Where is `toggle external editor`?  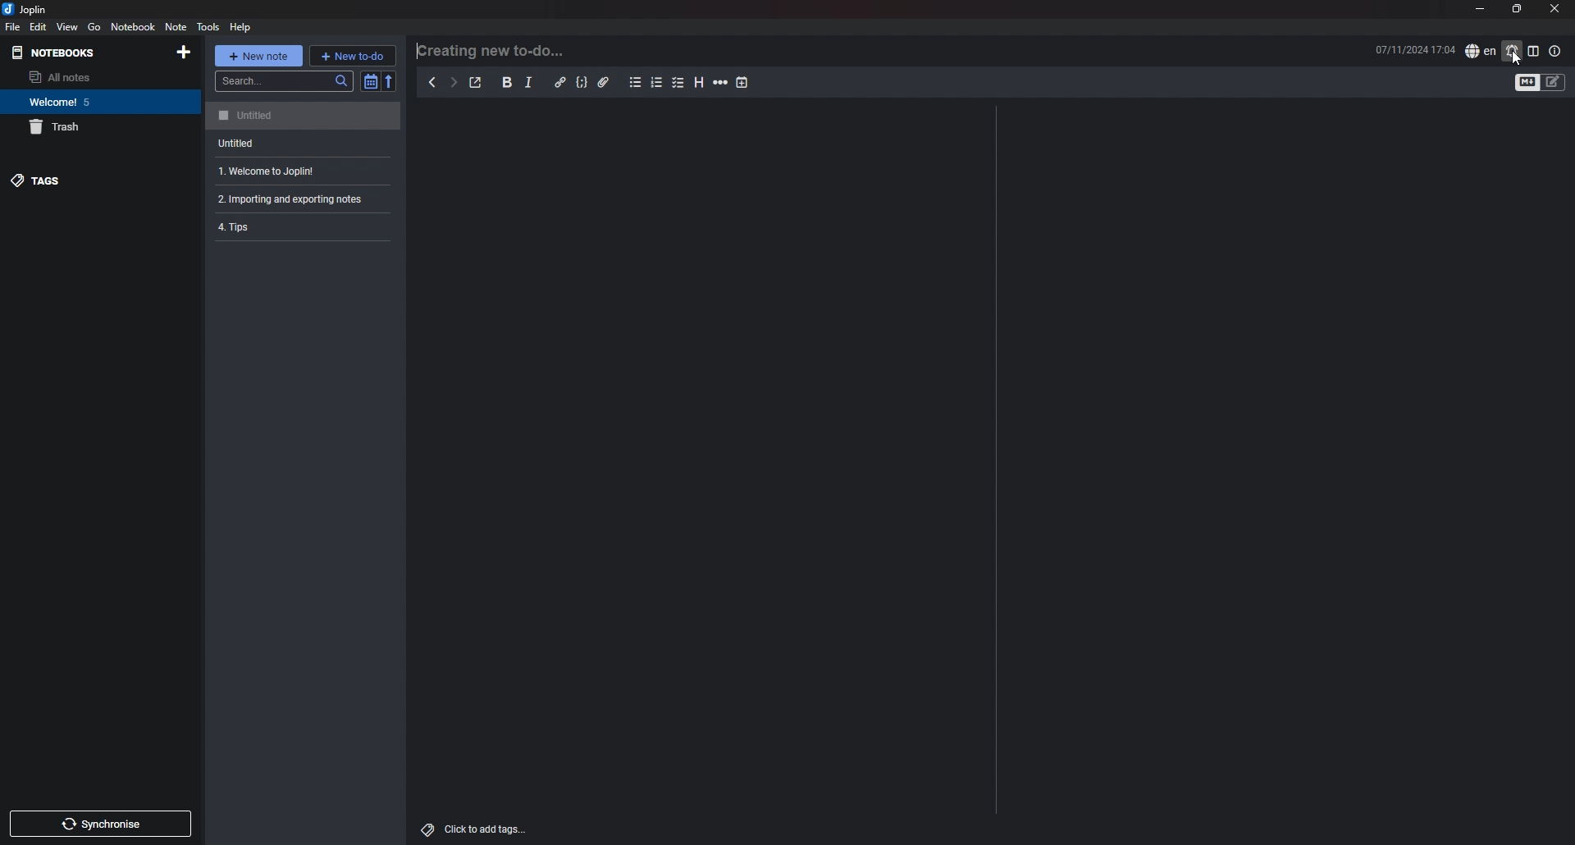 toggle external editor is located at coordinates (477, 83).